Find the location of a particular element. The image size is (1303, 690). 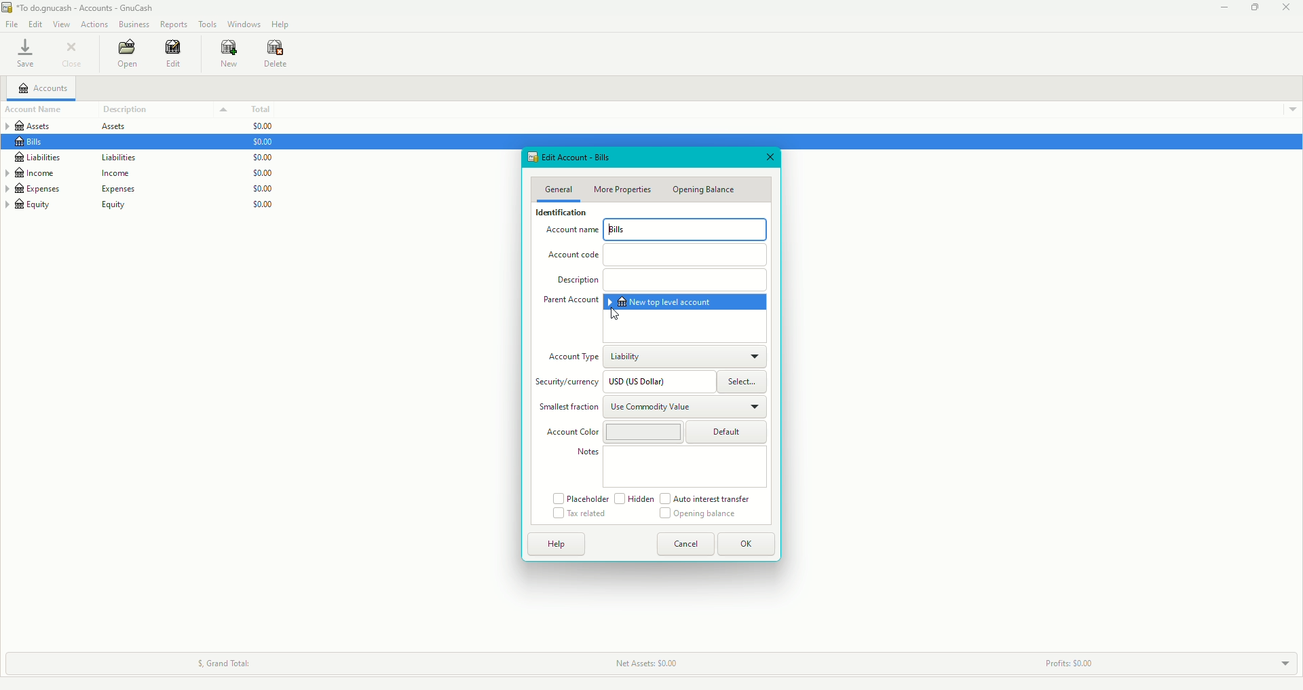

Account Name is located at coordinates (571, 232).